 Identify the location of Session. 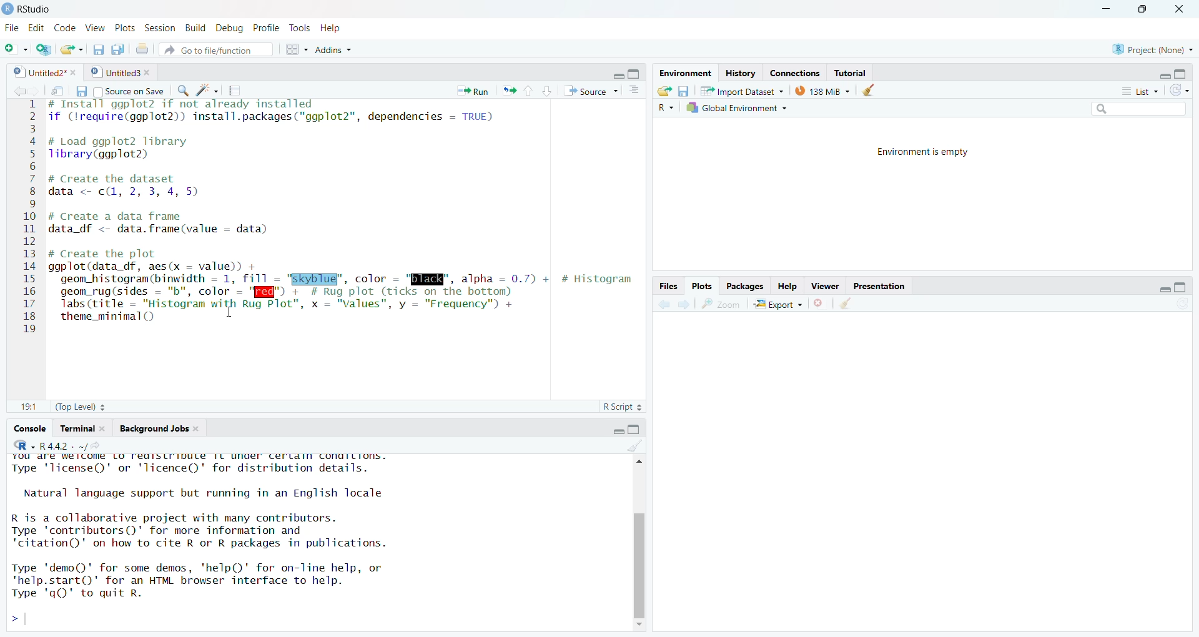
(159, 27).